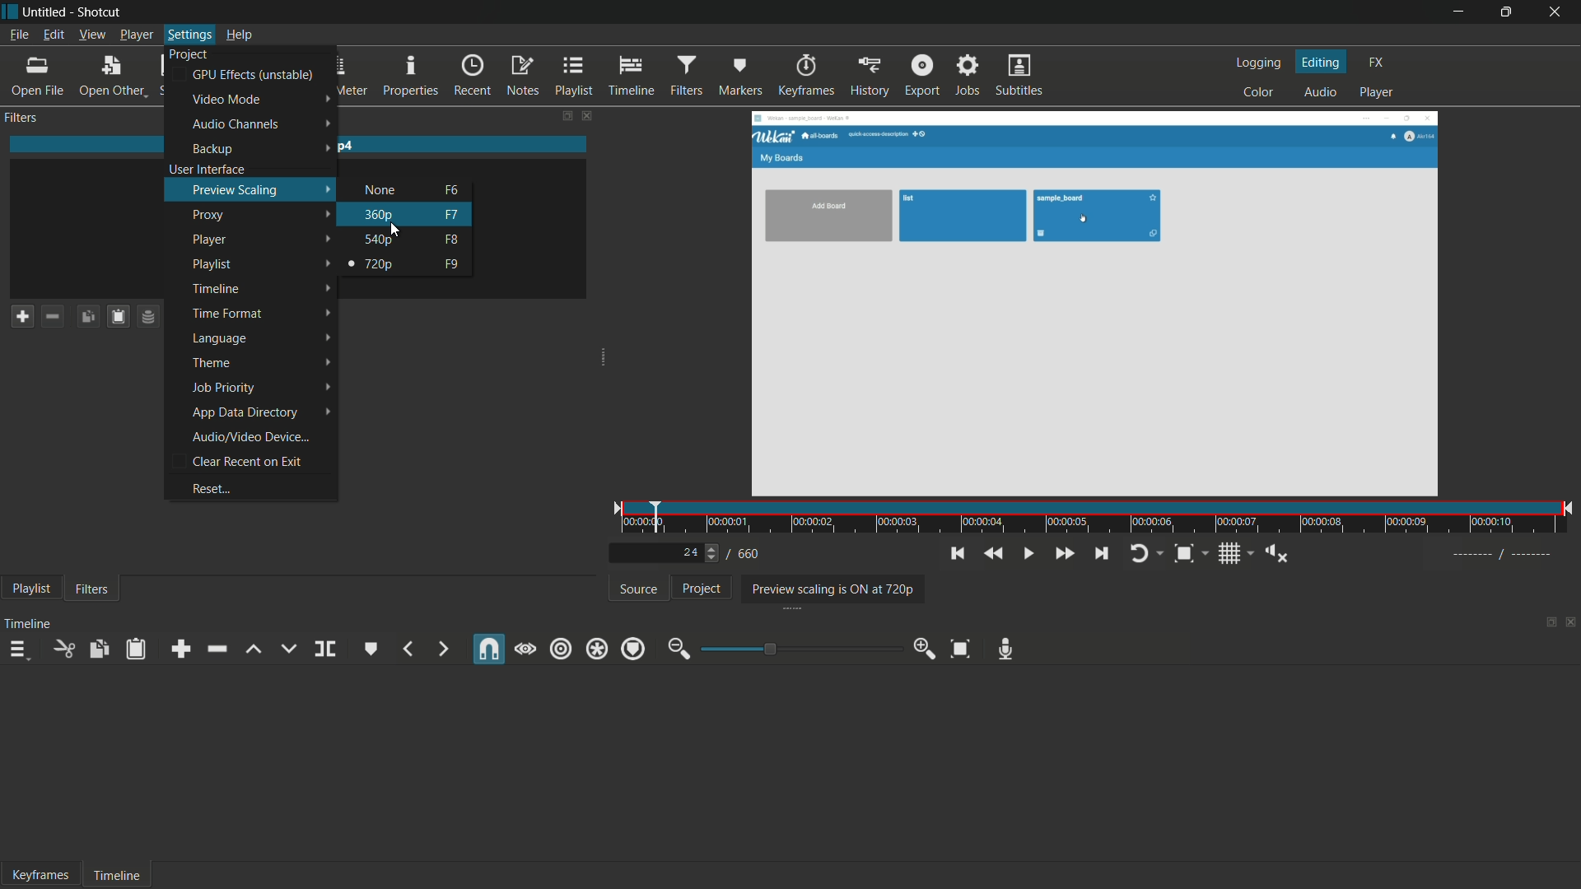  I want to click on toggle grid, so click(1229, 555).